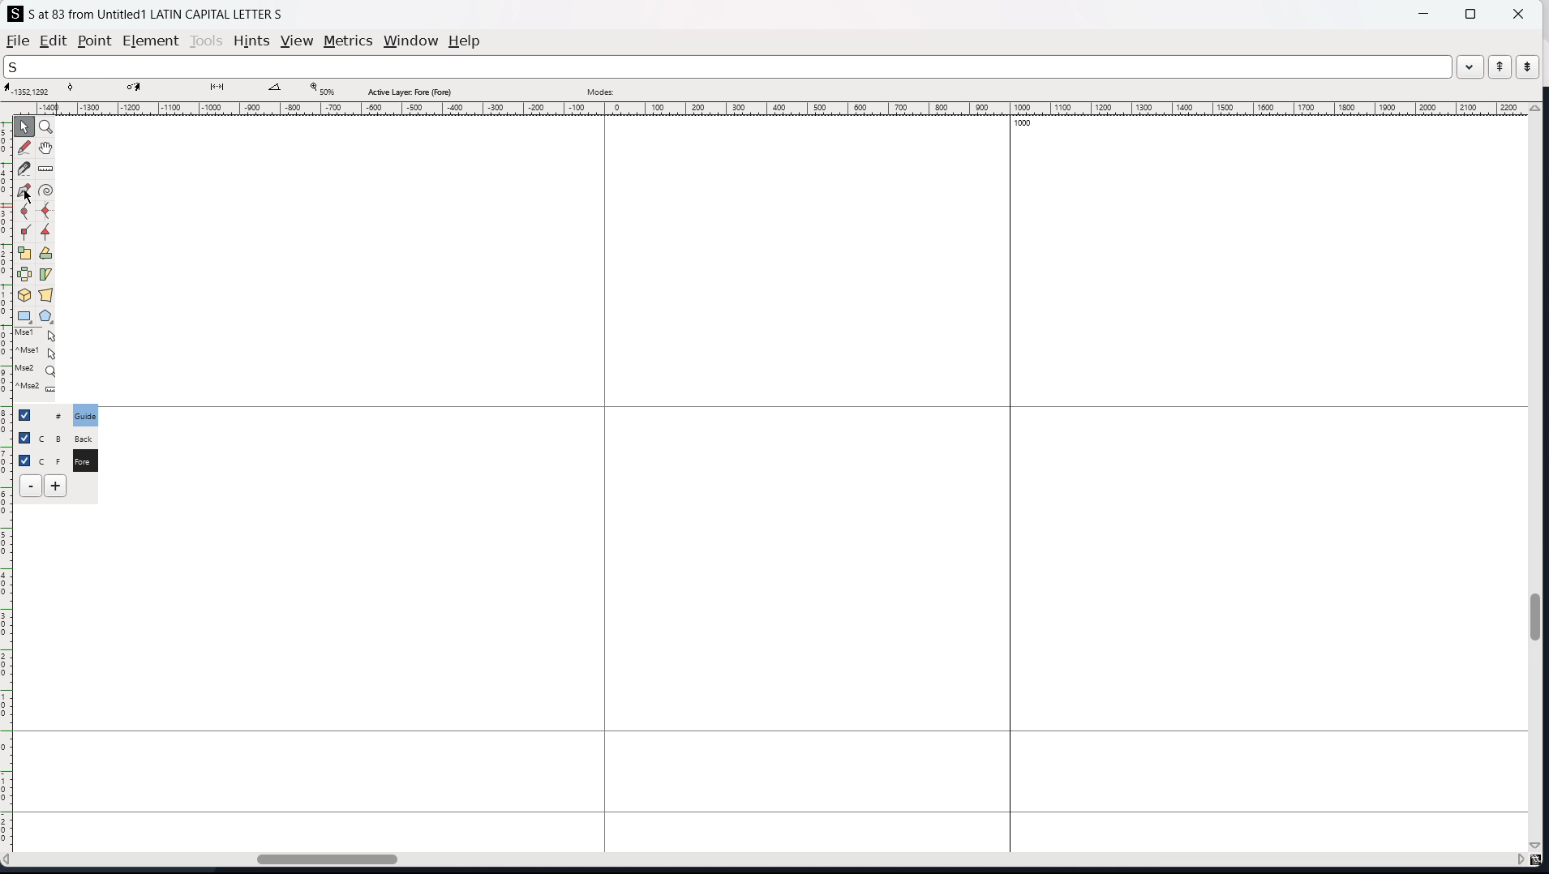 Image resolution: width=1549 pixels, height=874 pixels. Describe the element at coordinates (322, 90) in the screenshot. I see `zoom level` at that location.